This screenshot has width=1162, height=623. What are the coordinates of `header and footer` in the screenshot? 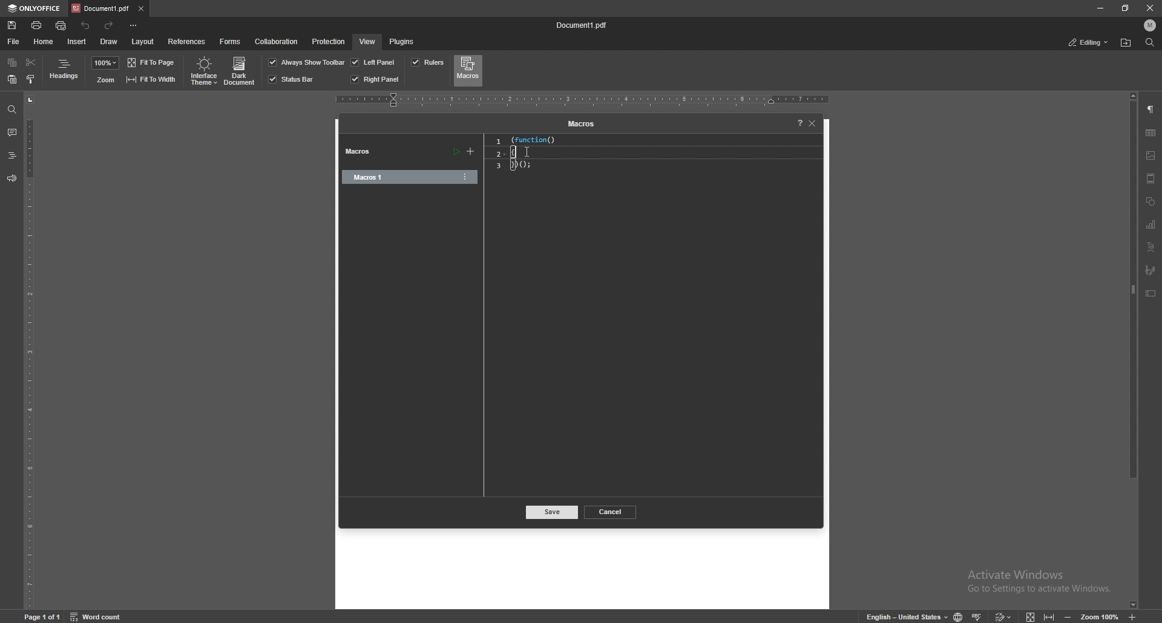 It's located at (1151, 178).